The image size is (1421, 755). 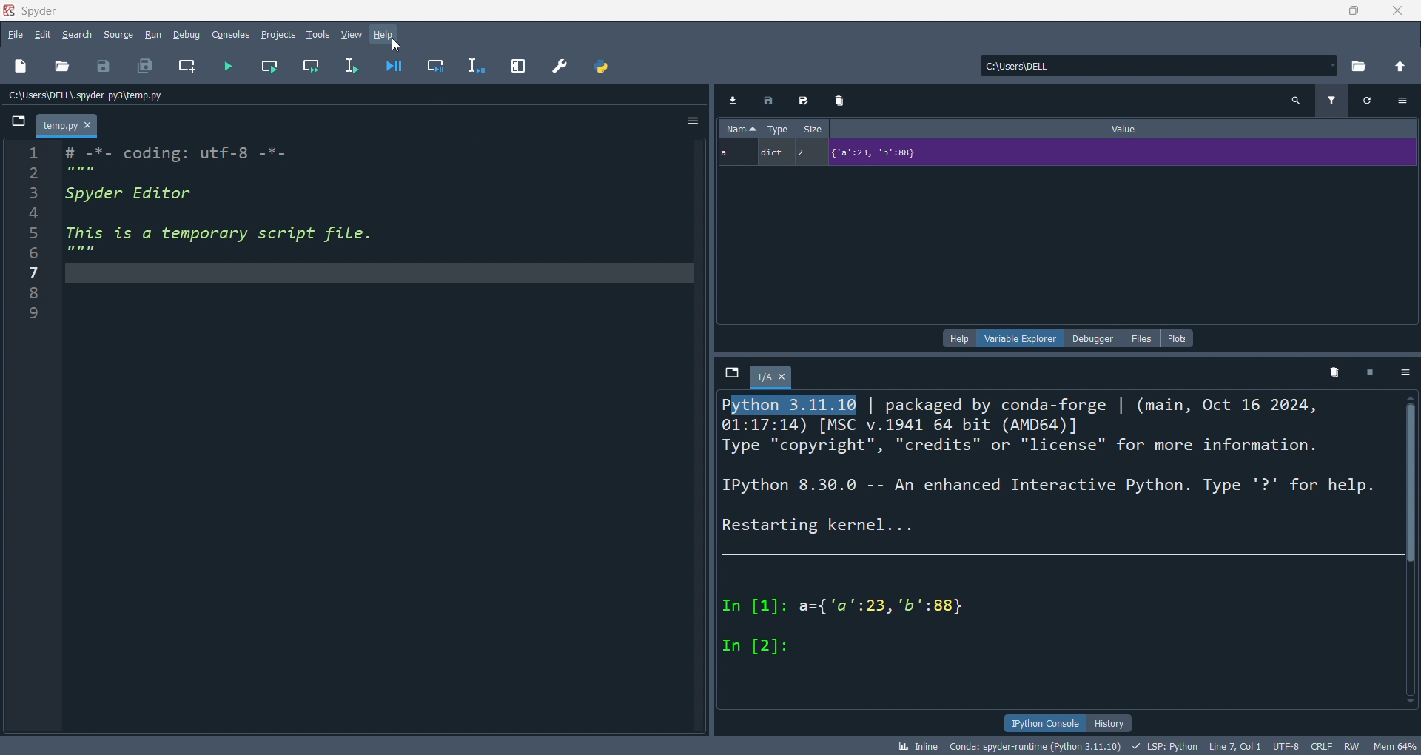 What do you see at coordinates (188, 67) in the screenshot?
I see `new cell` at bounding box center [188, 67].